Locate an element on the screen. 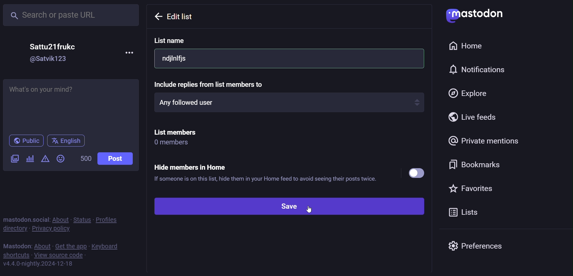  about is located at coordinates (60, 219).